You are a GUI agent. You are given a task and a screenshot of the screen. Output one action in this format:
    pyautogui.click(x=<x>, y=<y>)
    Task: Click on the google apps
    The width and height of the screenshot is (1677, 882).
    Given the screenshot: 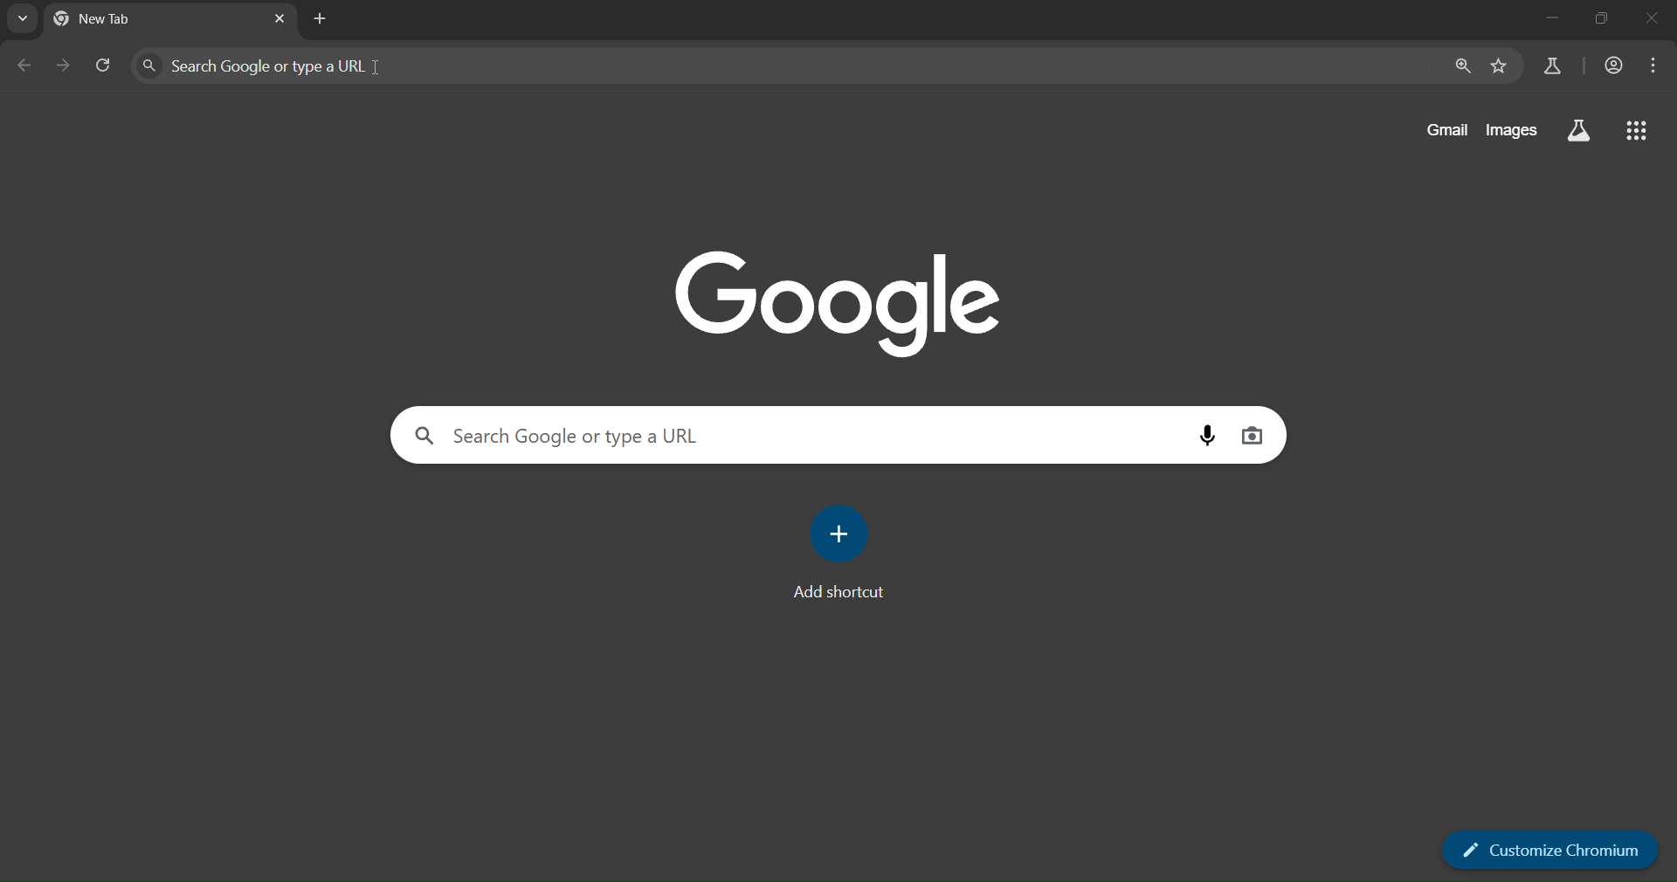 What is the action you would take?
    pyautogui.click(x=1640, y=131)
    